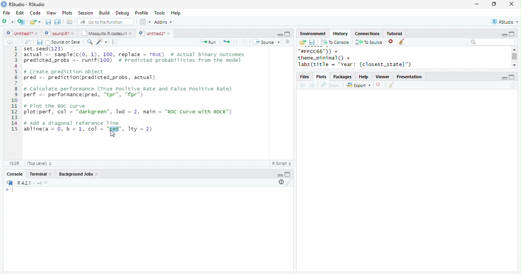 The height and width of the screenshot is (274, 521). Describe the element at coordinates (40, 42) in the screenshot. I see `save` at that location.